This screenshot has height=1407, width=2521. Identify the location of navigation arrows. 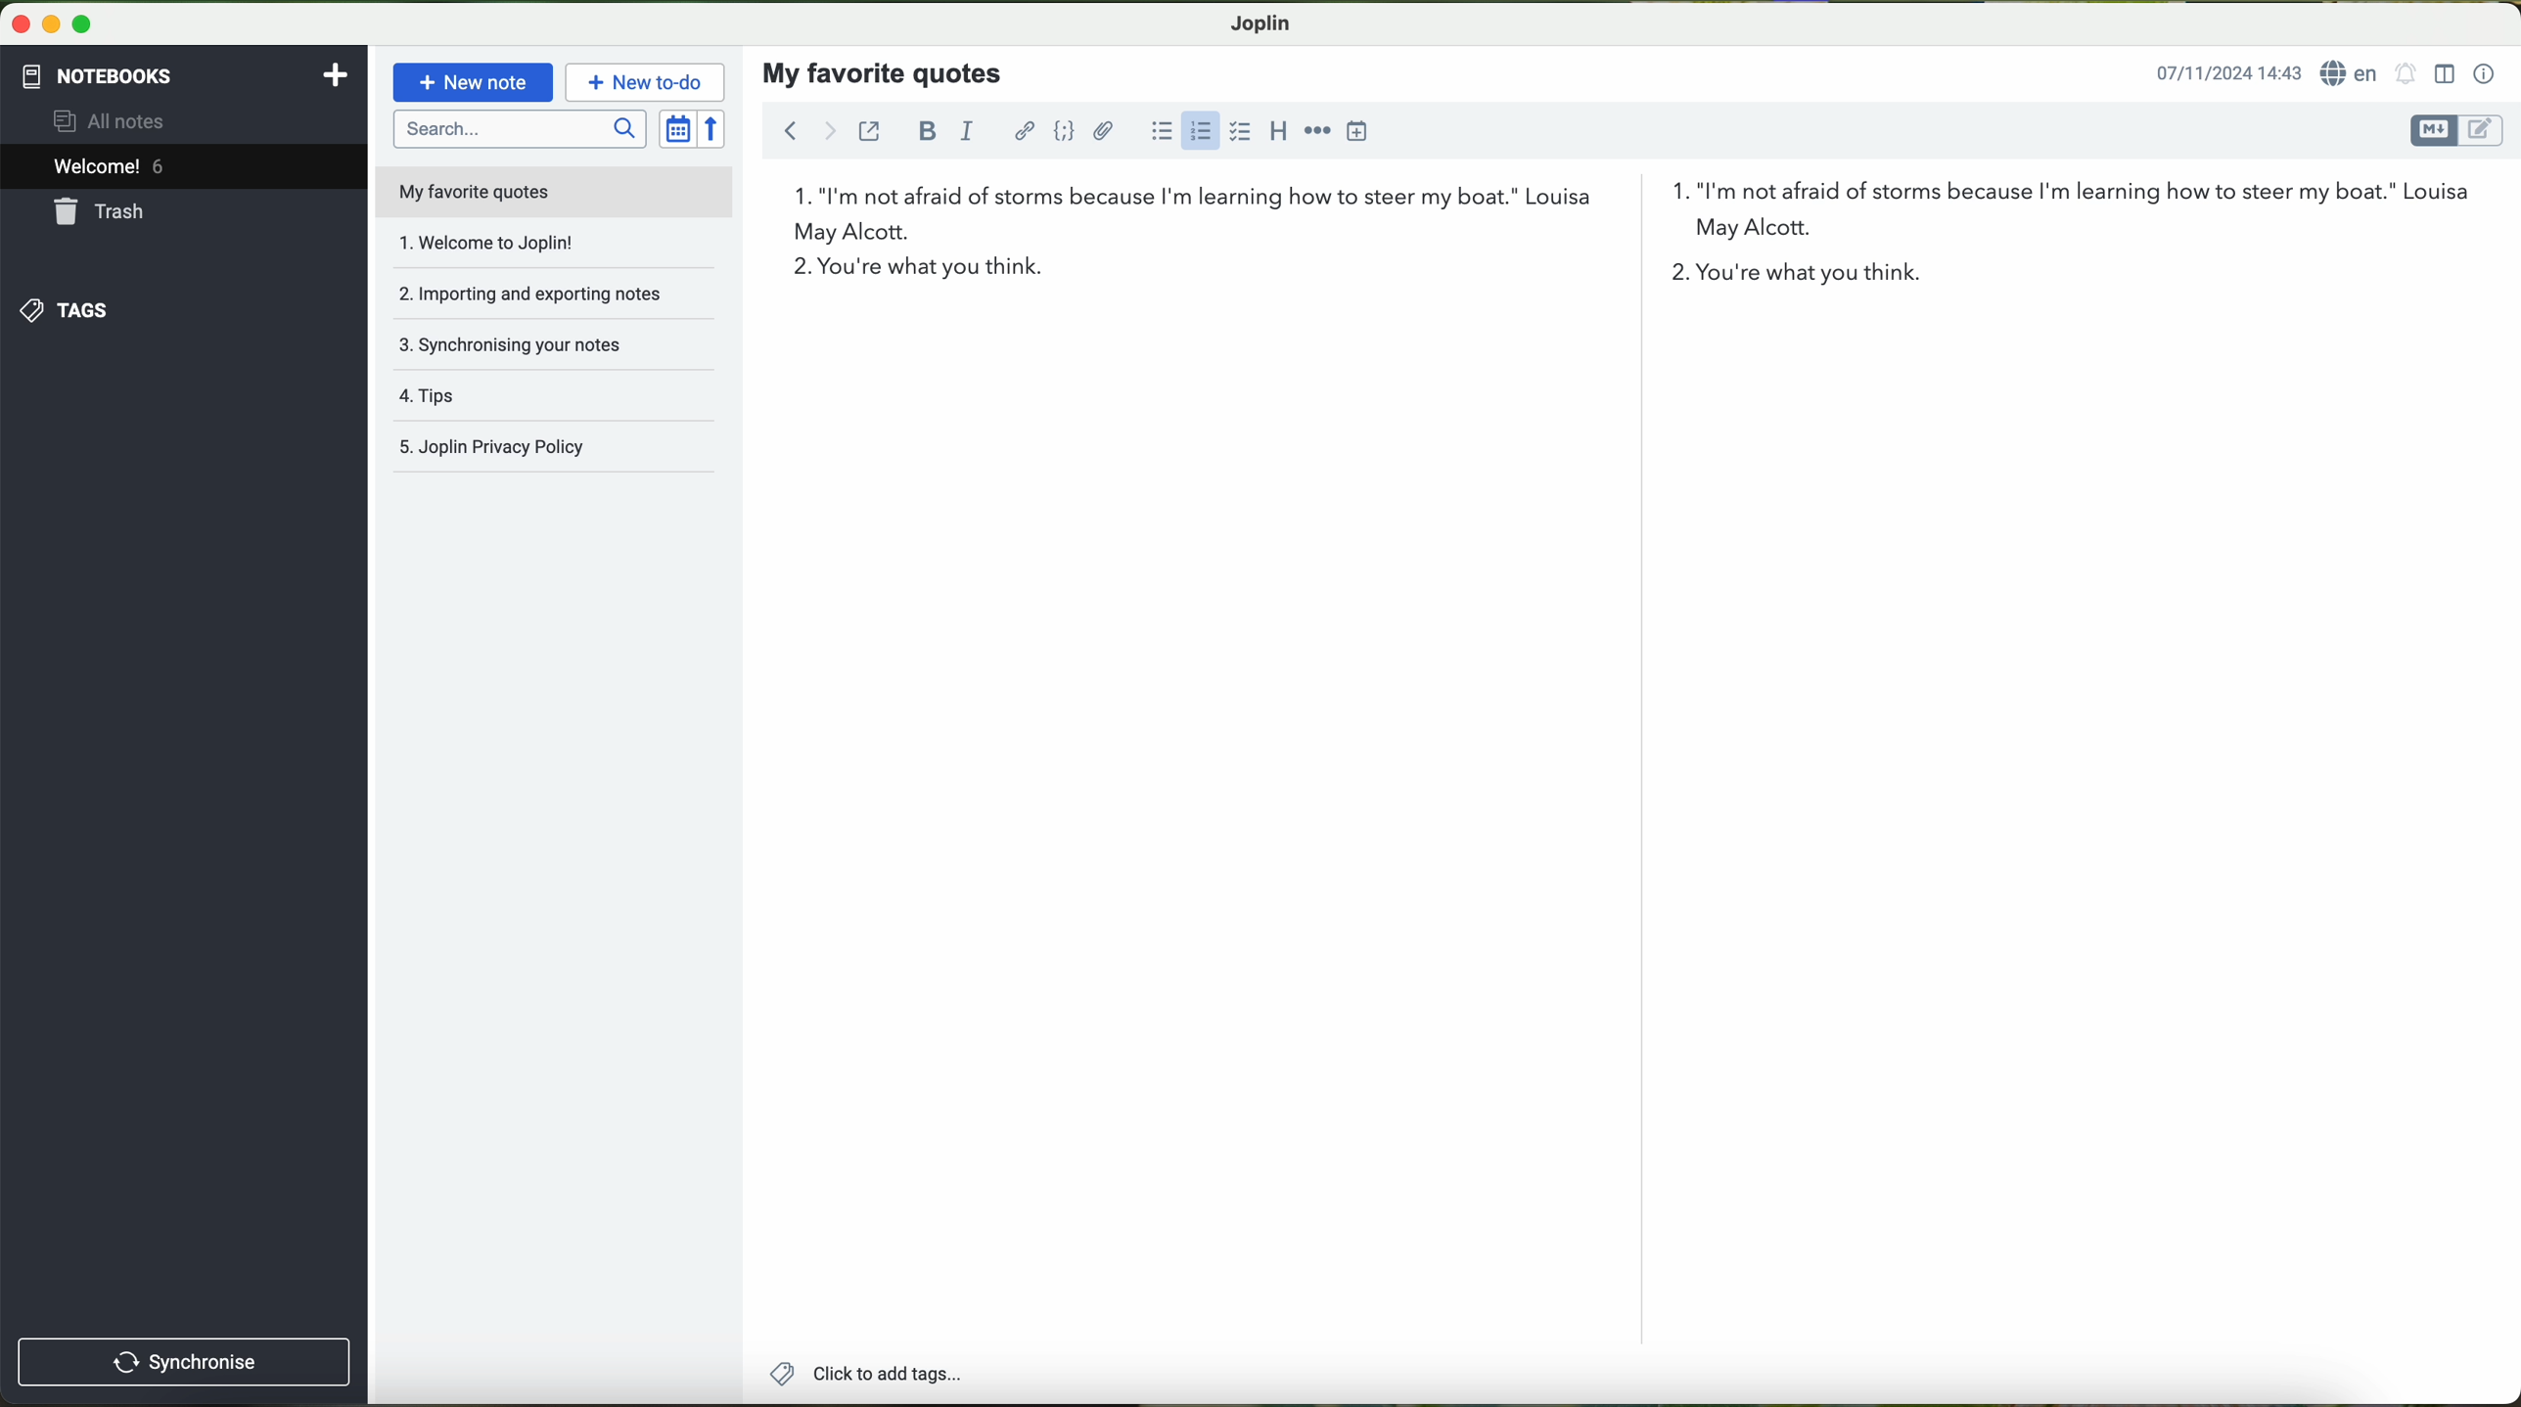
(802, 130).